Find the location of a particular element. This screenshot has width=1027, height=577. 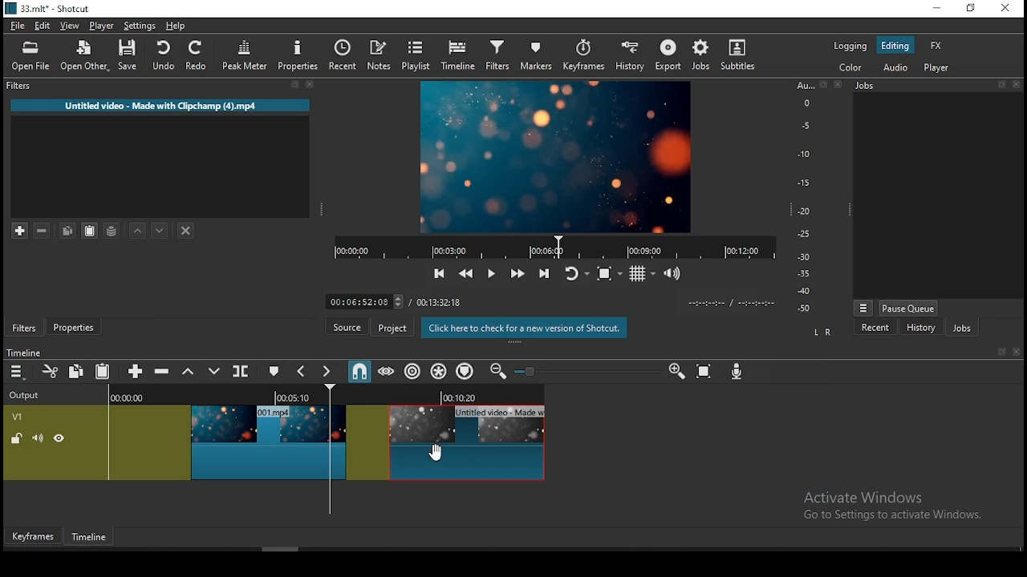

jobs is located at coordinates (699, 56).